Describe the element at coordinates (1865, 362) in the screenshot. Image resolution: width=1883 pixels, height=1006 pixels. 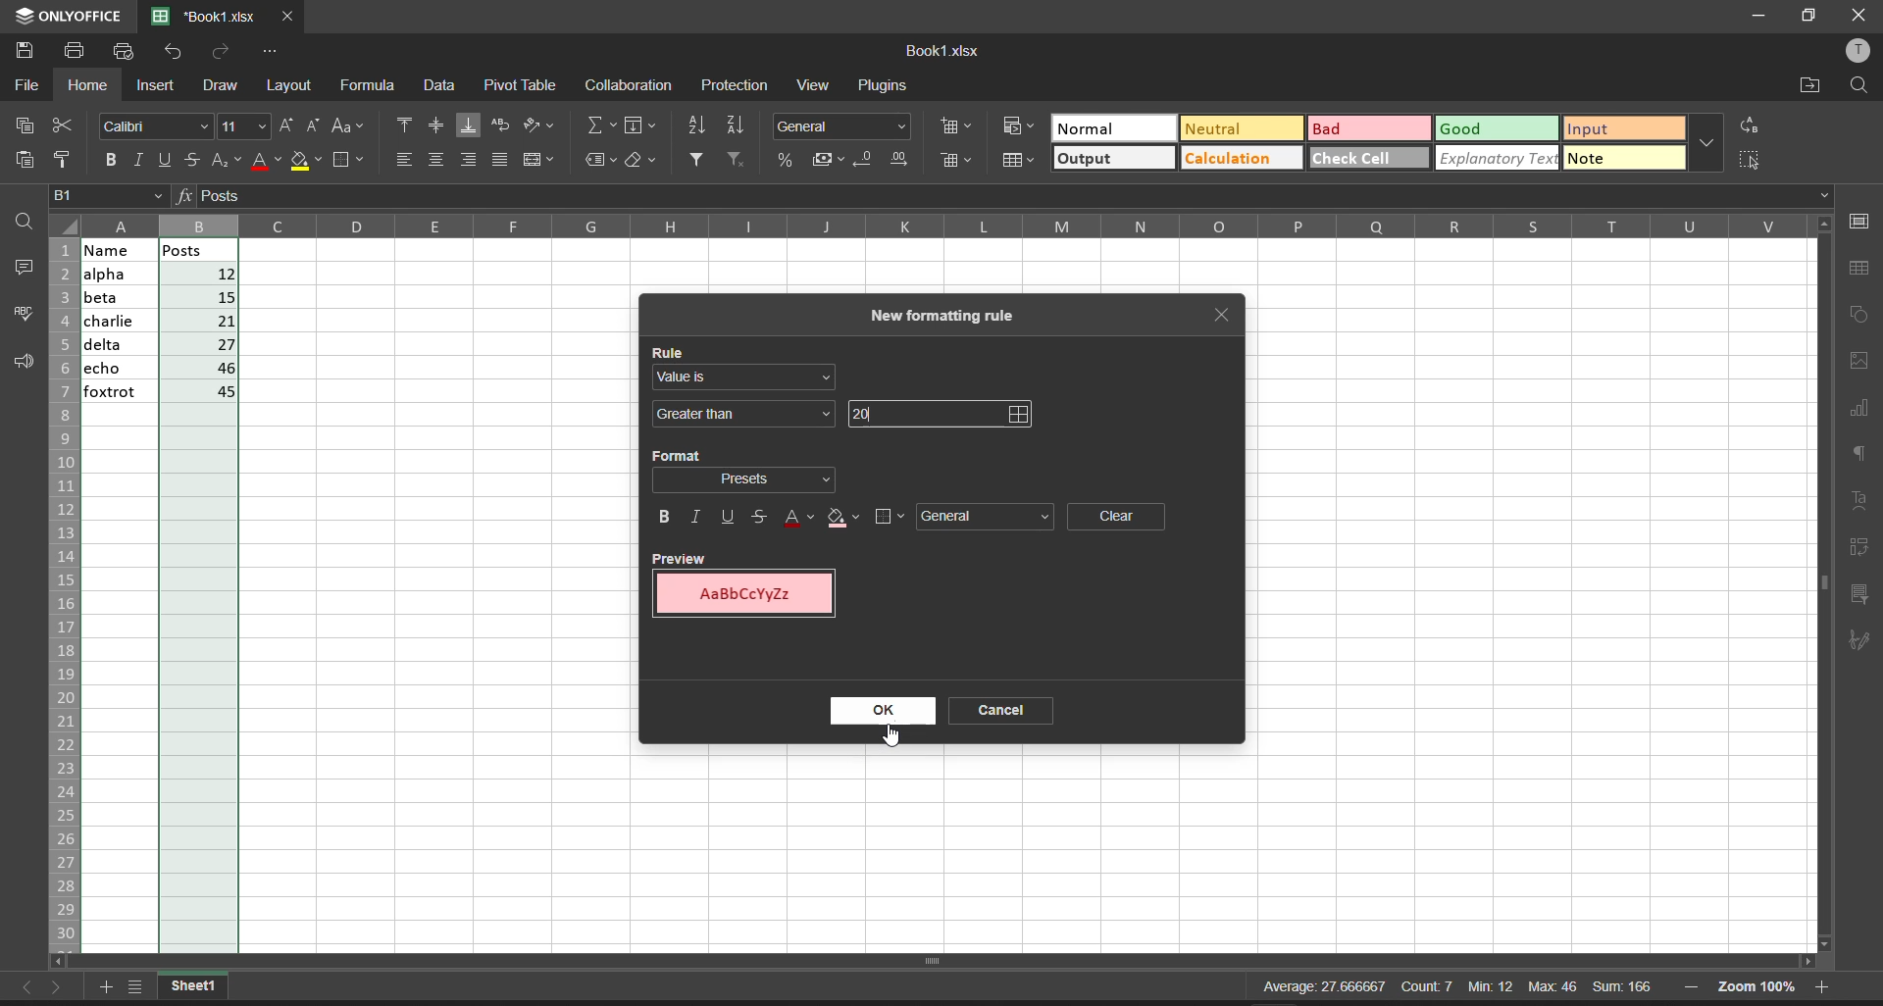
I see `image settings` at that location.